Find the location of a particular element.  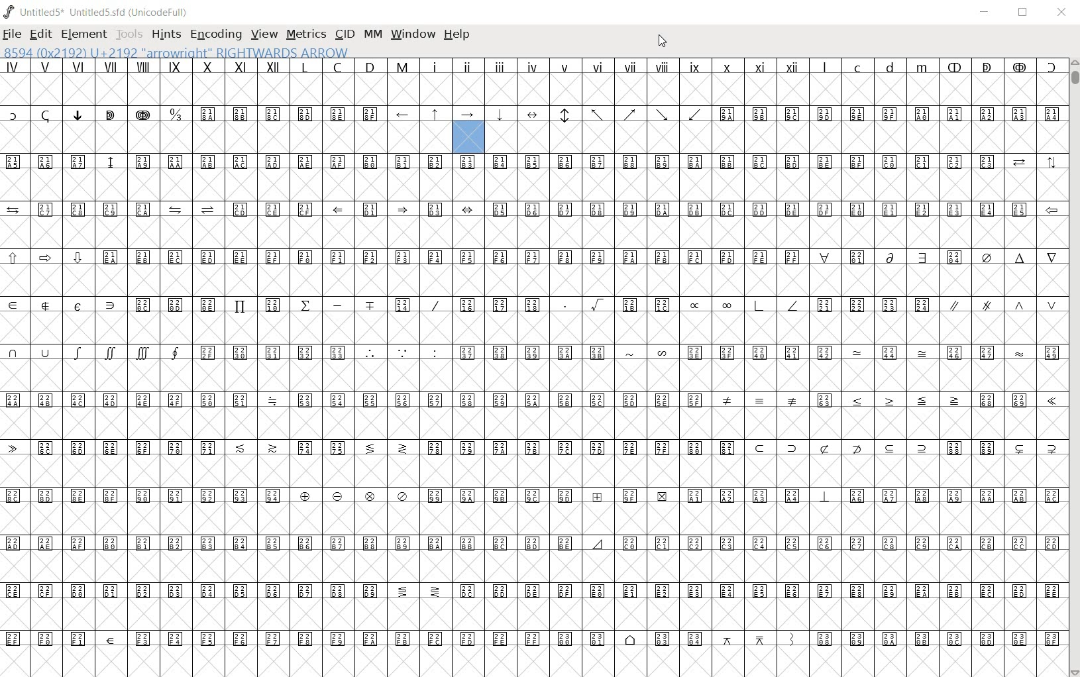

FILE is located at coordinates (13, 33).